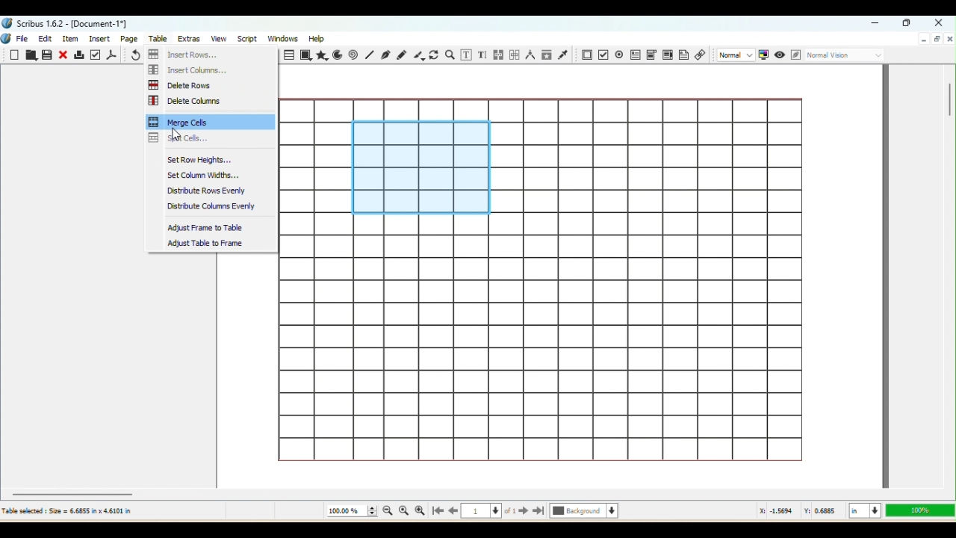 The image size is (956, 538). I want to click on Insert columns, so click(193, 69).